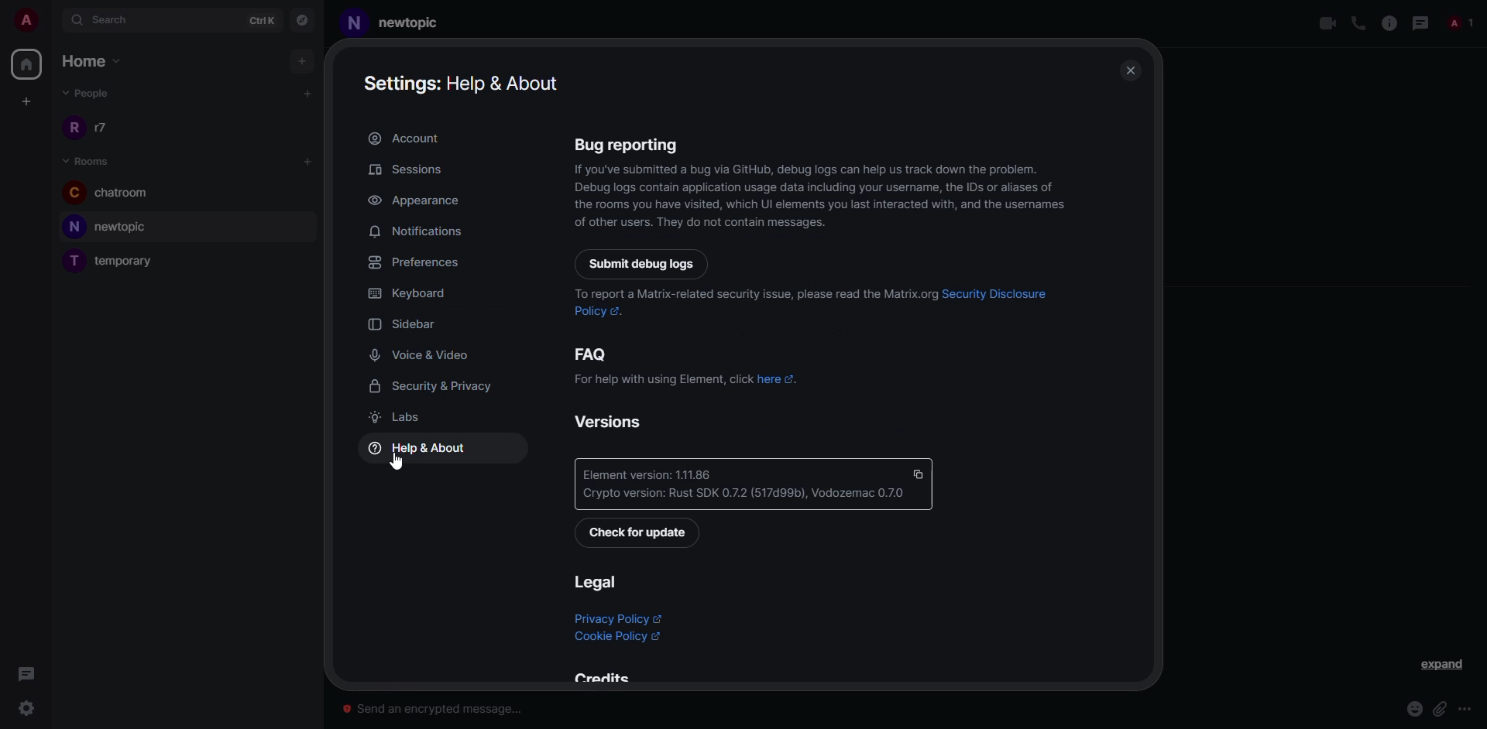  What do you see at coordinates (303, 19) in the screenshot?
I see `navigator` at bounding box center [303, 19].